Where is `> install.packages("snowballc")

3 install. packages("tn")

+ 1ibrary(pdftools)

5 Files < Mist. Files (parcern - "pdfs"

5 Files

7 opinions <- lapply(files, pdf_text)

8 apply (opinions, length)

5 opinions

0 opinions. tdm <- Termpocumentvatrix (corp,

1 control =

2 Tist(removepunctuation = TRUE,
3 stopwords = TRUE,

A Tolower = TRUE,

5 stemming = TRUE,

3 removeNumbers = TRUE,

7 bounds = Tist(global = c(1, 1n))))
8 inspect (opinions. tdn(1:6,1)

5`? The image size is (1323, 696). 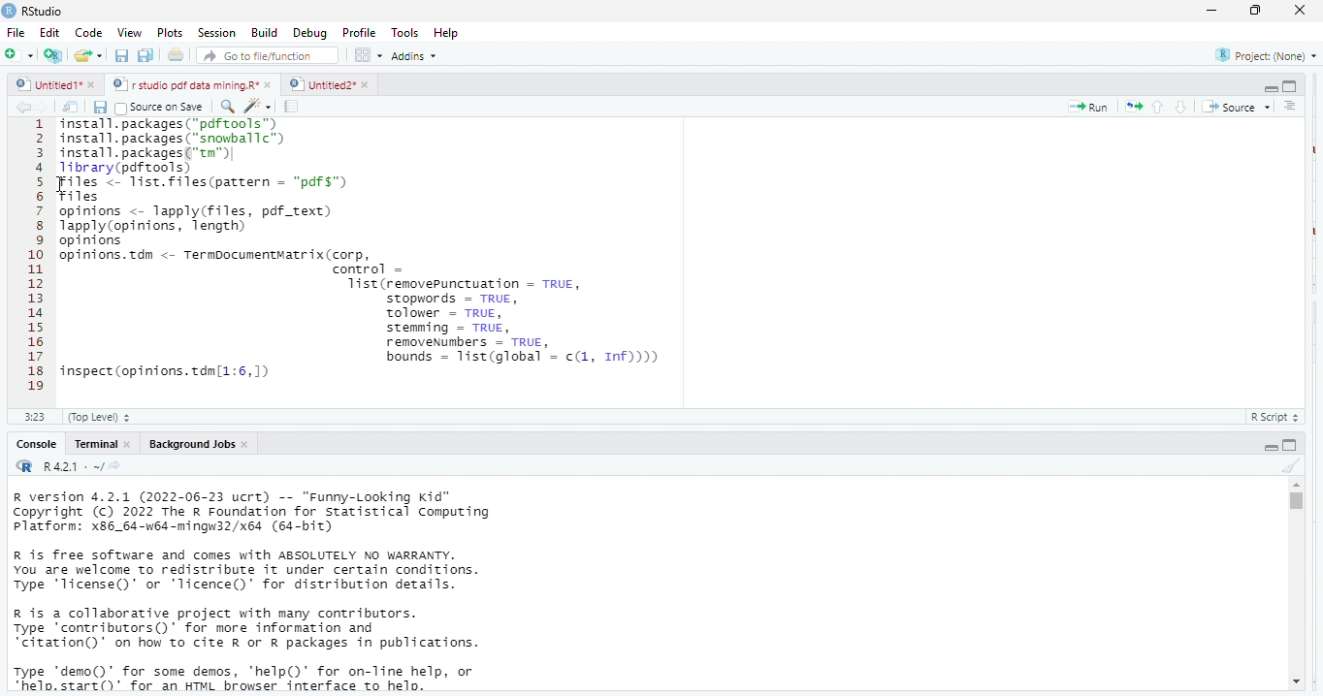 > install.packages("snowballc")

3 install. packages("tn")

+ 1ibrary(pdftools)

5 Files < Mist. Files (parcern - "pdfs"

5 Files

7 opinions <- lapply(files, pdf_text)

8 apply (opinions, length)

5 opinions

0 opinions. tdm <- Termpocumentvatrix (corp,

1 control =

2 Tist(removepunctuation = TRUE,
3 stopwords = TRUE,

A Tolower = TRUE,

5 stemming = TRUE,

3 removeNumbers = TRUE,

7 bounds = Tist(global = c(1, 1n))))
8 inspect (opinions. tdn(1:6,1)

5 is located at coordinates (421, 258).